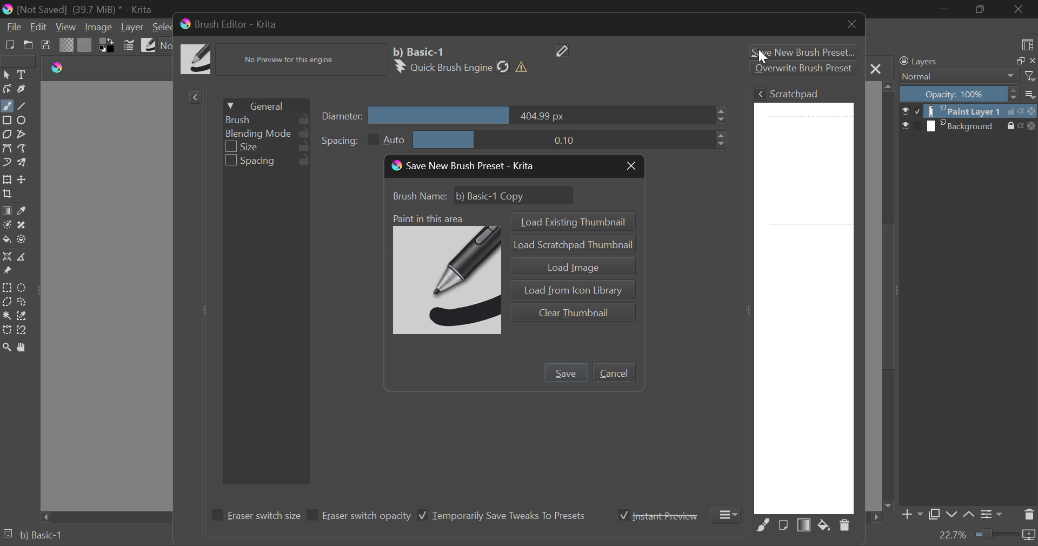 The height and width of the screenshot is (546, 1038). I want to click on Instant Preview, so click(658, 515).